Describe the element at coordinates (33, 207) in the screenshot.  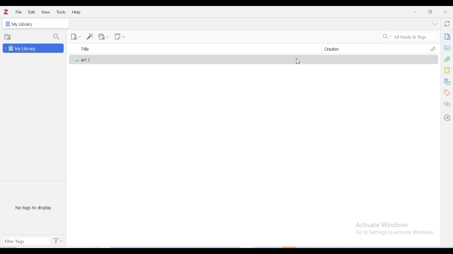
I see `no tags to display` at that location.